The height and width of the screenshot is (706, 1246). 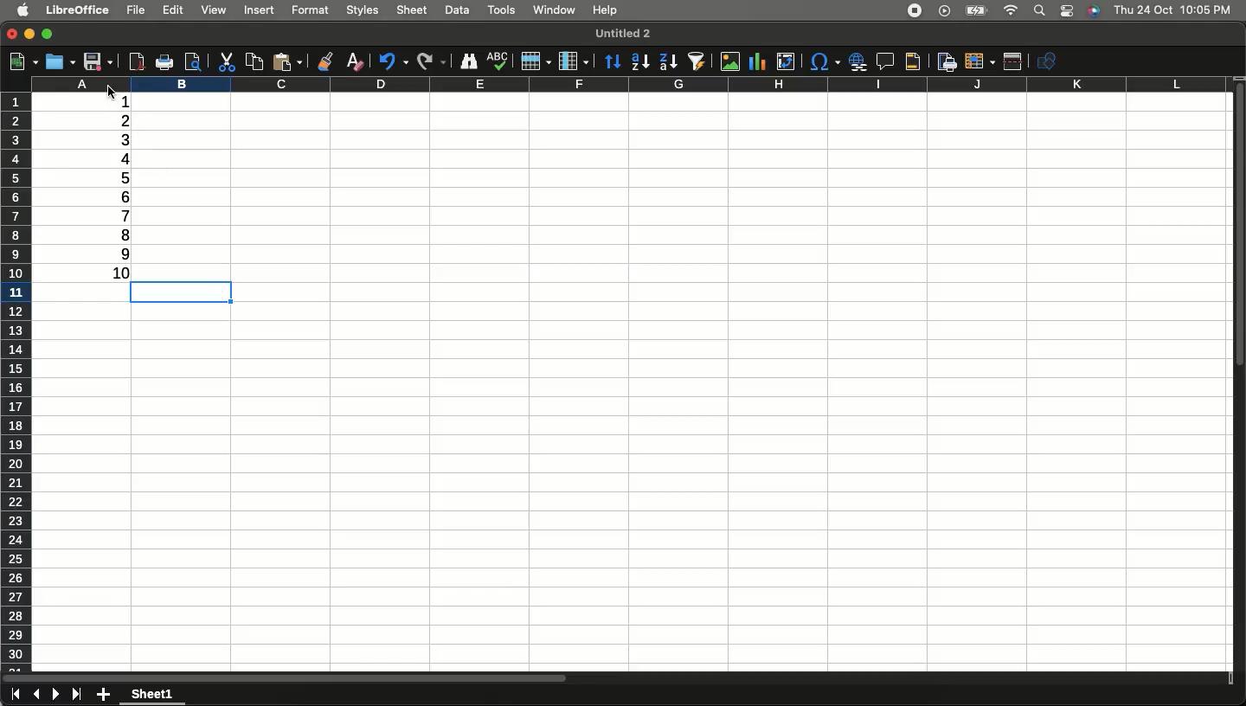 What do you see at coordinates (1038, 11) in the screenshot?
I see `Search` at bounding box center [1038, 11].